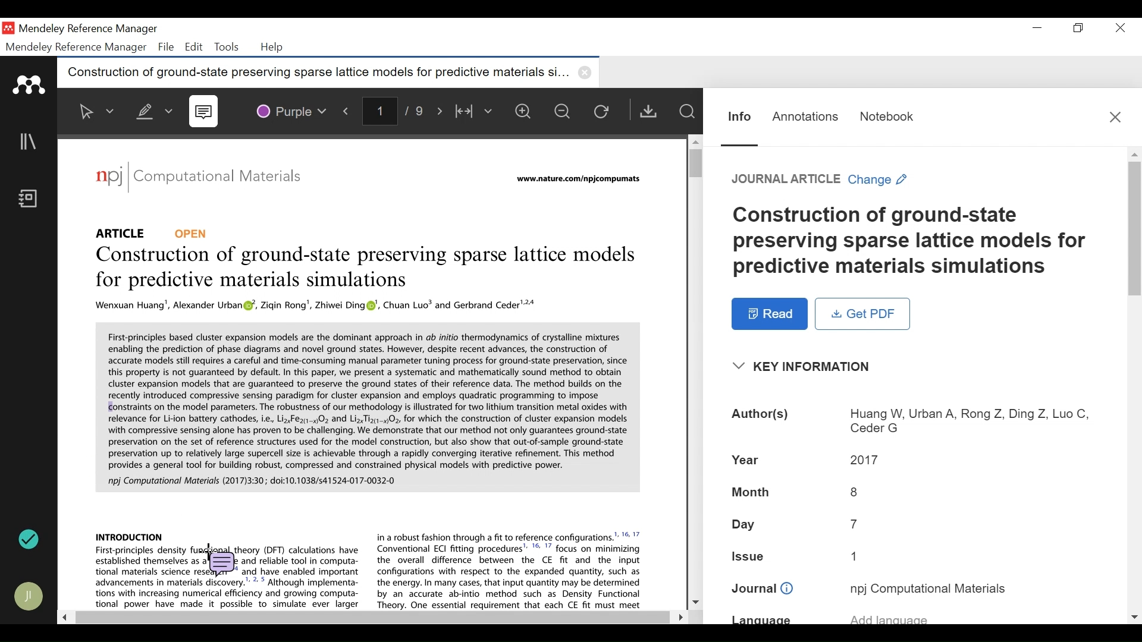 Image resolution: width=1142 pixels, height=642 pixels. I want to click on Year, so click(914, 460).